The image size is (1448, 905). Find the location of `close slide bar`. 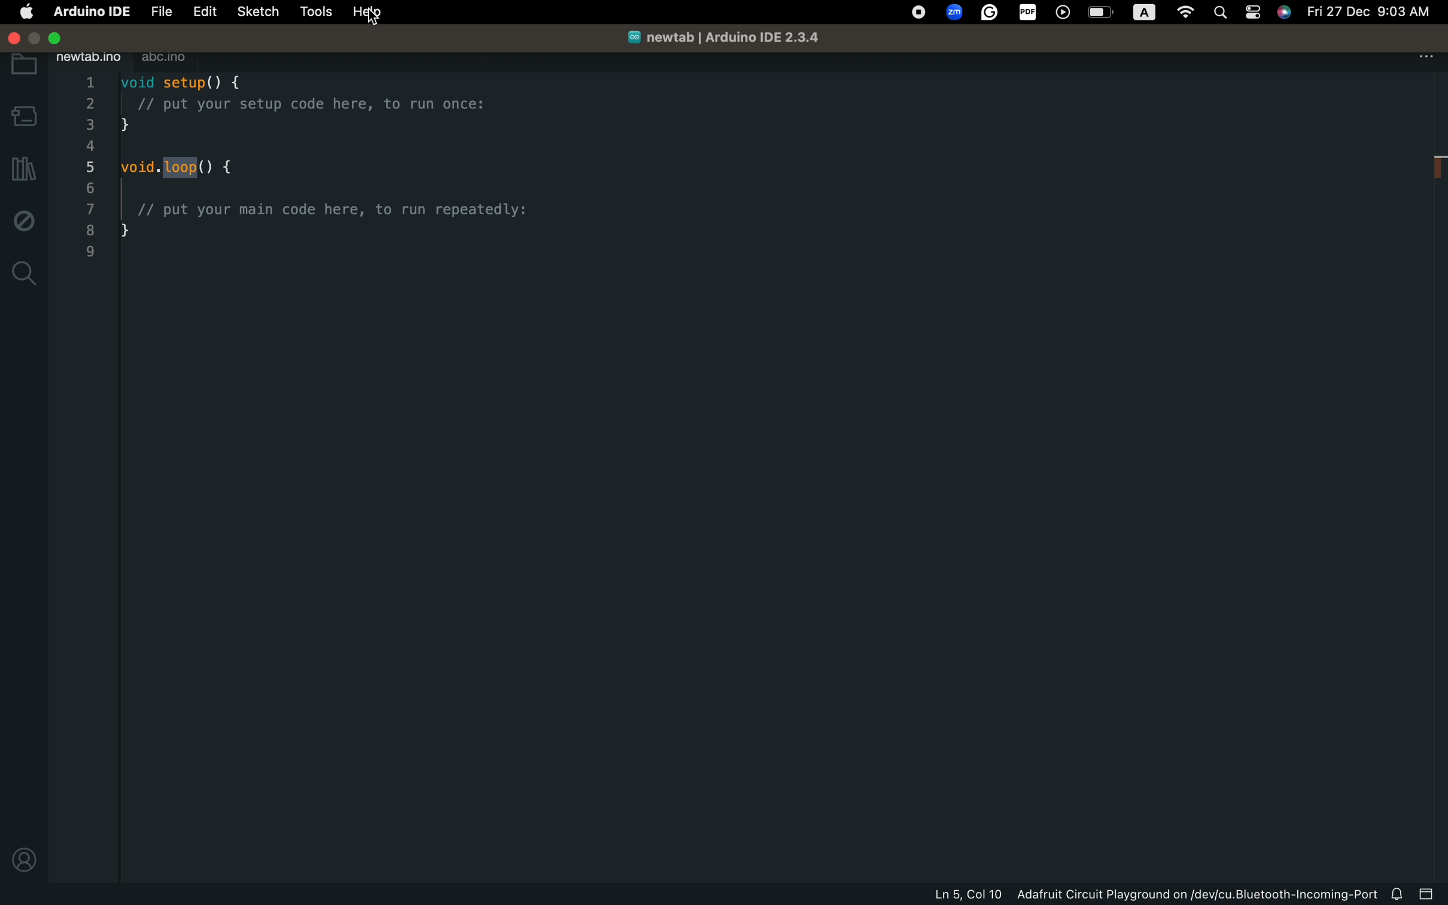

close slide bar is located at coordinates (1428, 894).